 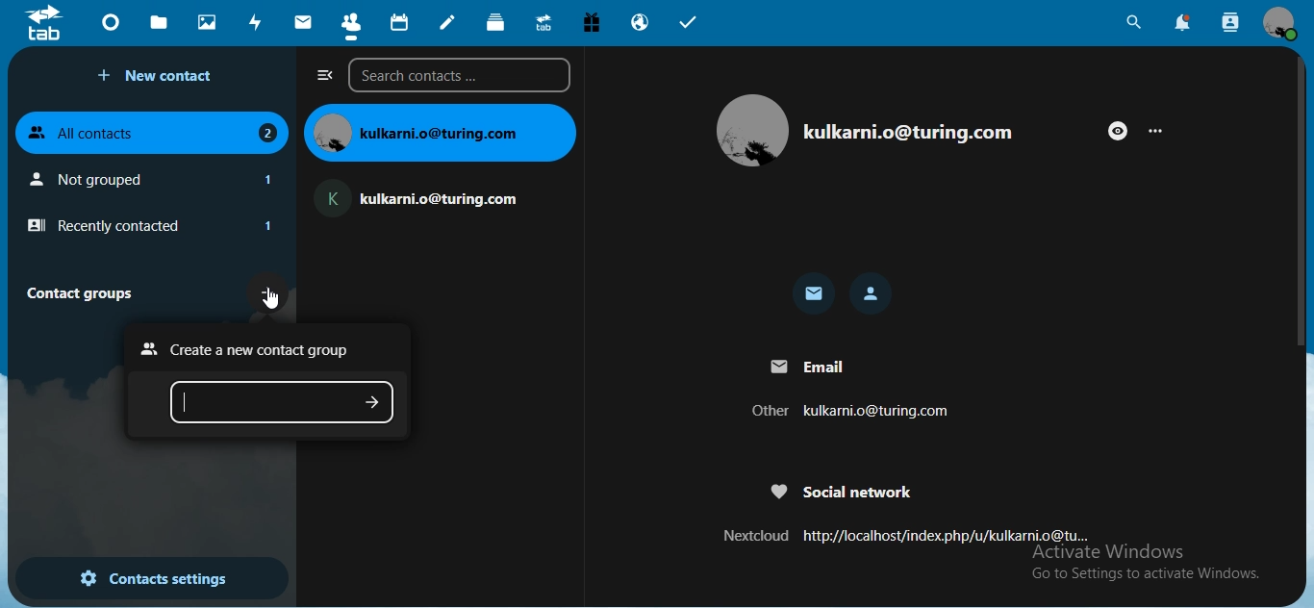 What do you see at coordinates (325, 75) in the screenshot?
I see `close navigation` at bounding box center [325, 75].